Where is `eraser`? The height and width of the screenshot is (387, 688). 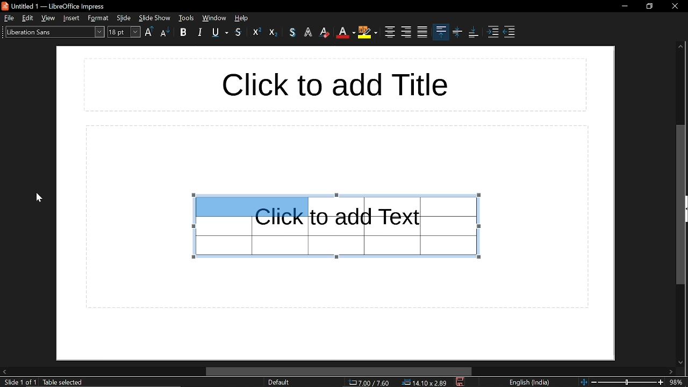
eraser is located at coordinates (326, 32).